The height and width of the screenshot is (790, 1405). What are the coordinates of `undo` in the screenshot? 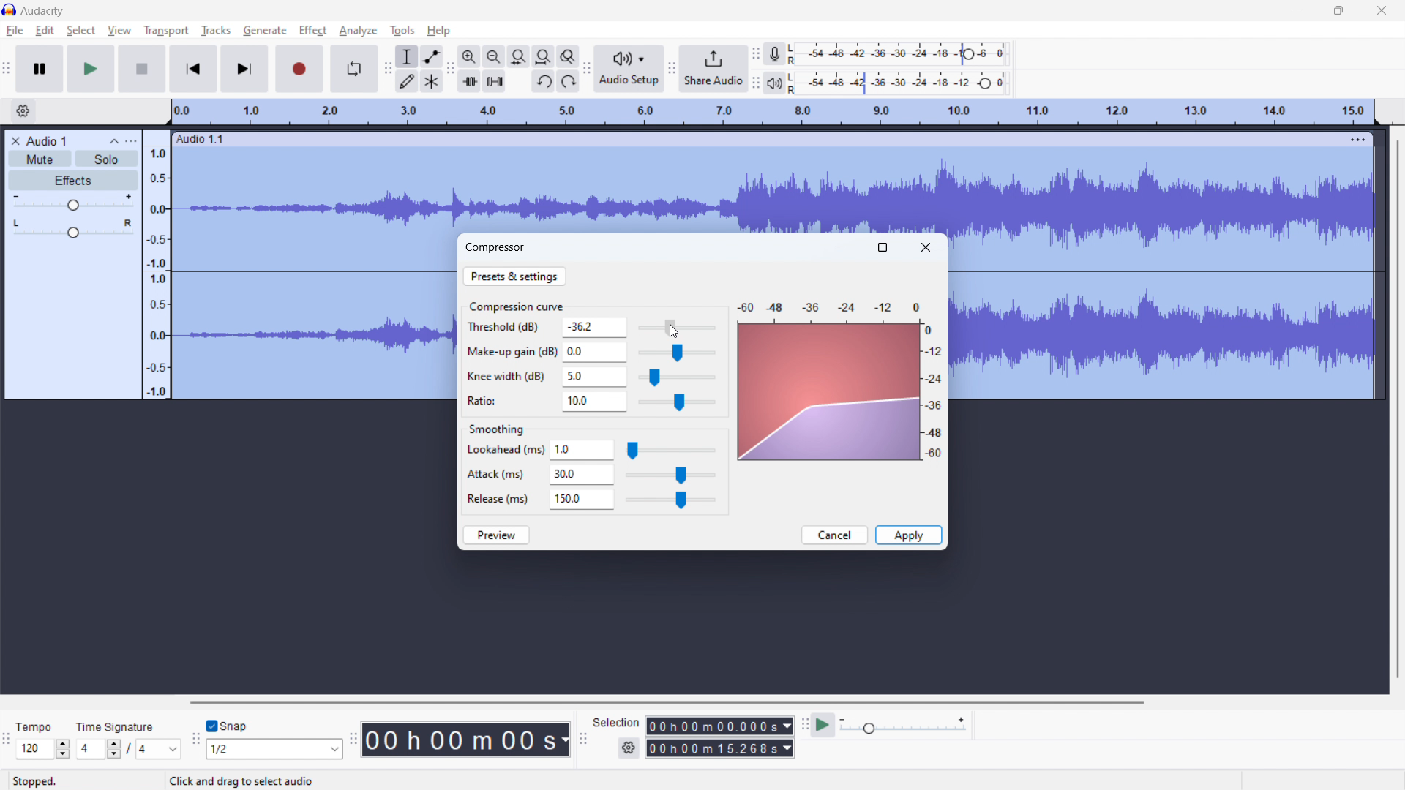 It's located at (543, 81).